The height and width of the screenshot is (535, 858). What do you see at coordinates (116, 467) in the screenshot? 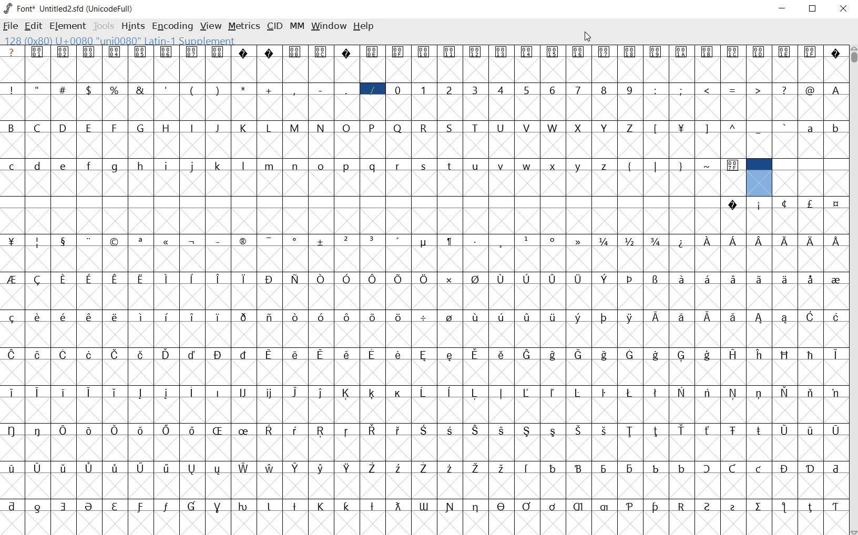
I see `Symbol` at bounding box center [116, 467].